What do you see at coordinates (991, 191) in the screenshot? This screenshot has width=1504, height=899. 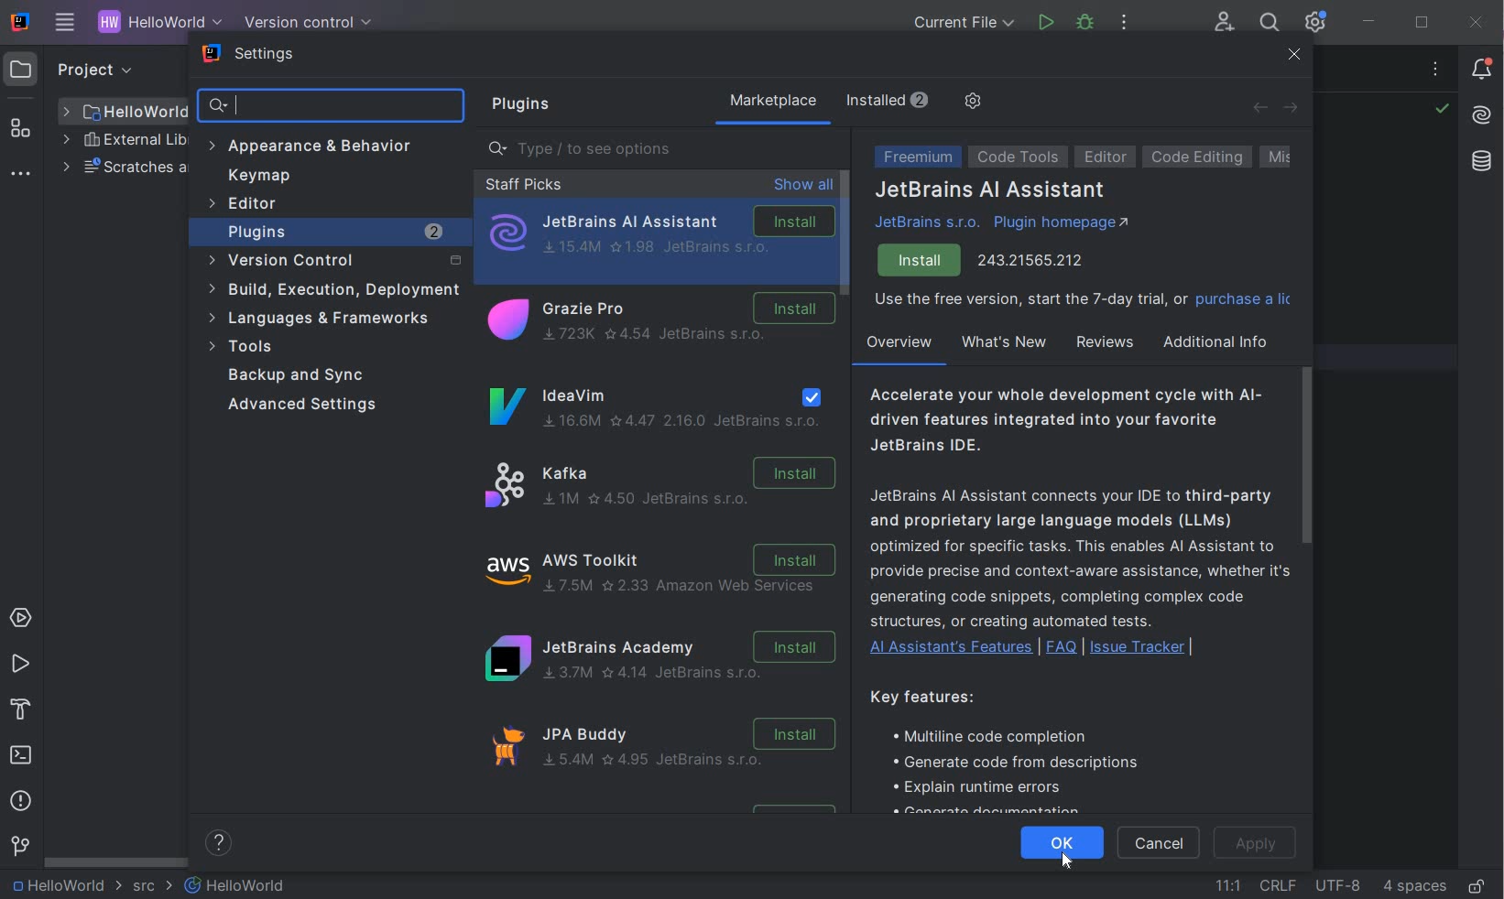 I see `JetBrains AI Assistant` at bounding box center [991, 191].